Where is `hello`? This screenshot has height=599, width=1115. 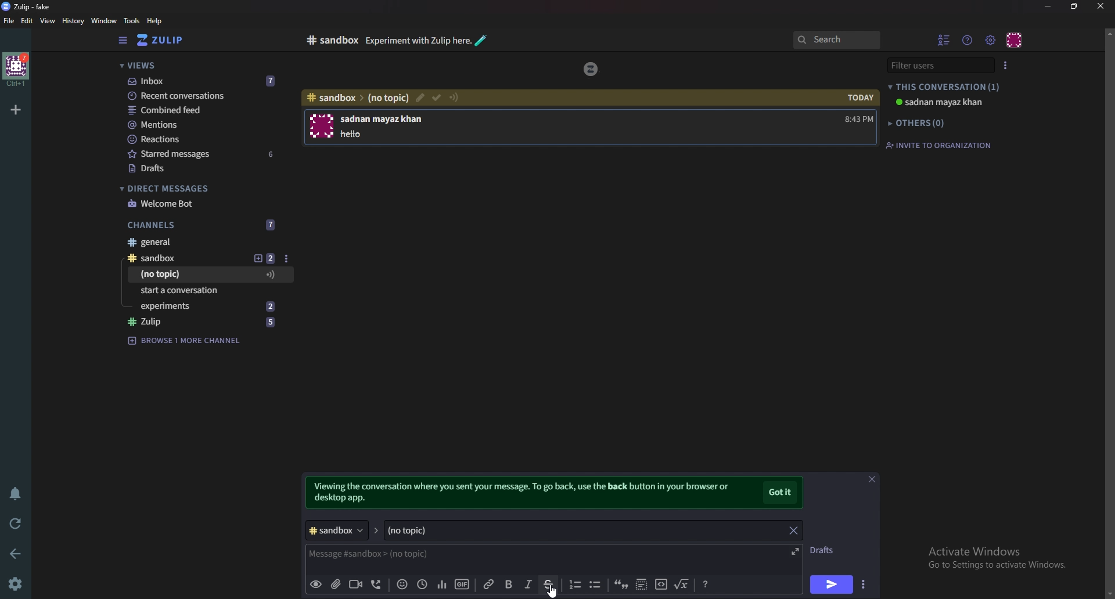
hello is located at coordinates (355, 133).